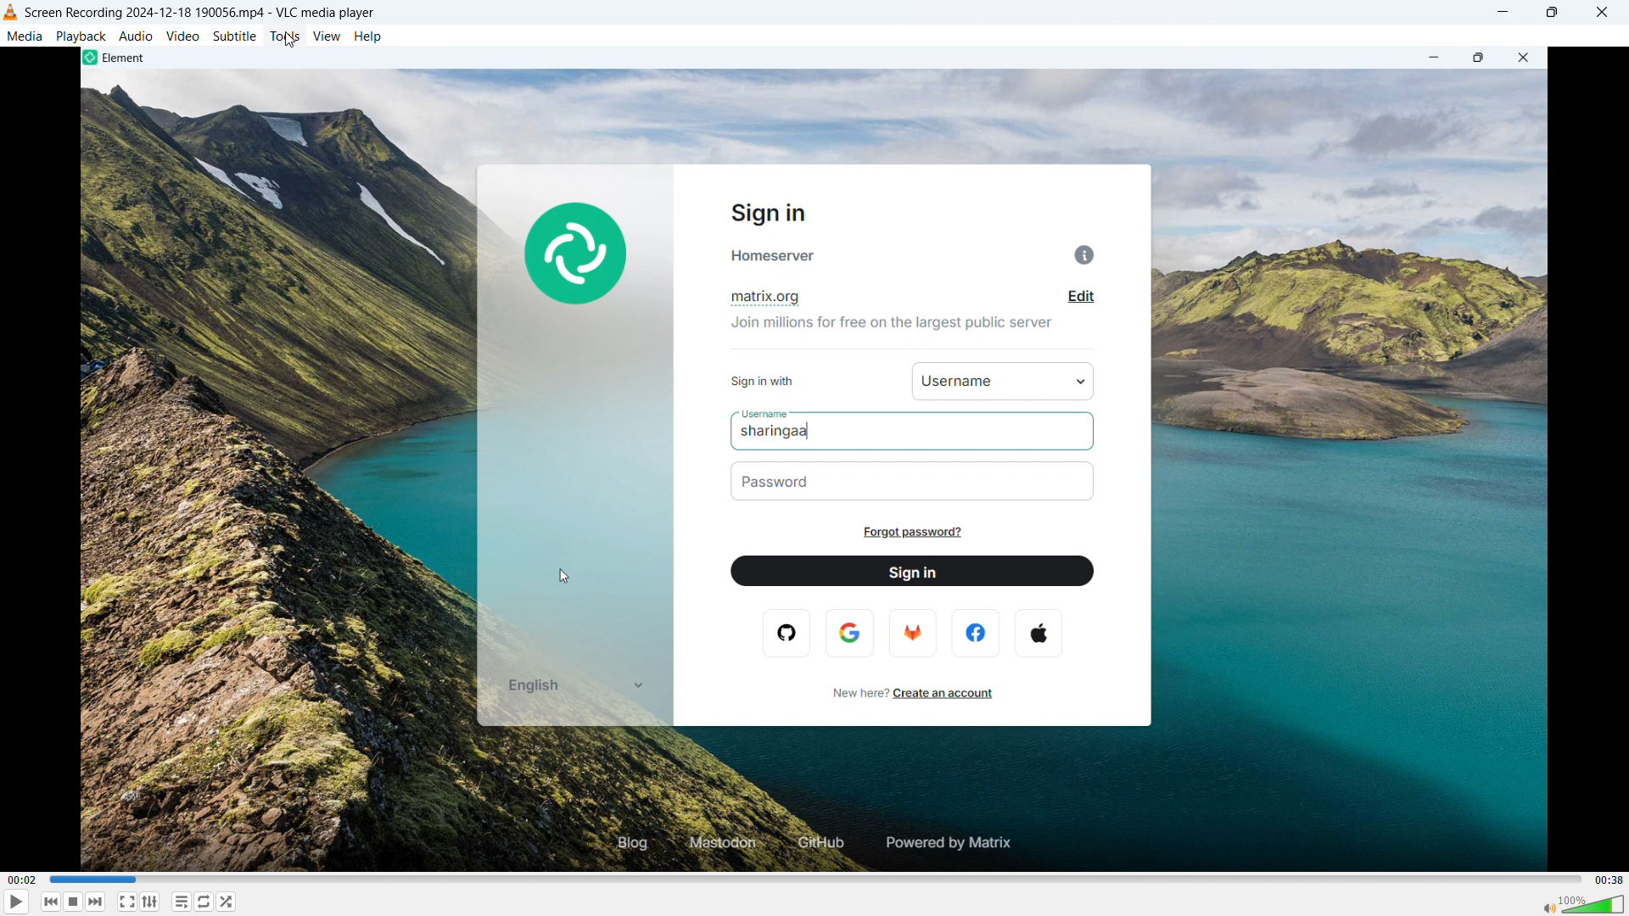  What do you see at coordinates (73, 902) in the screenshot?
I see `stop playing` at bounding box center [73, 902].